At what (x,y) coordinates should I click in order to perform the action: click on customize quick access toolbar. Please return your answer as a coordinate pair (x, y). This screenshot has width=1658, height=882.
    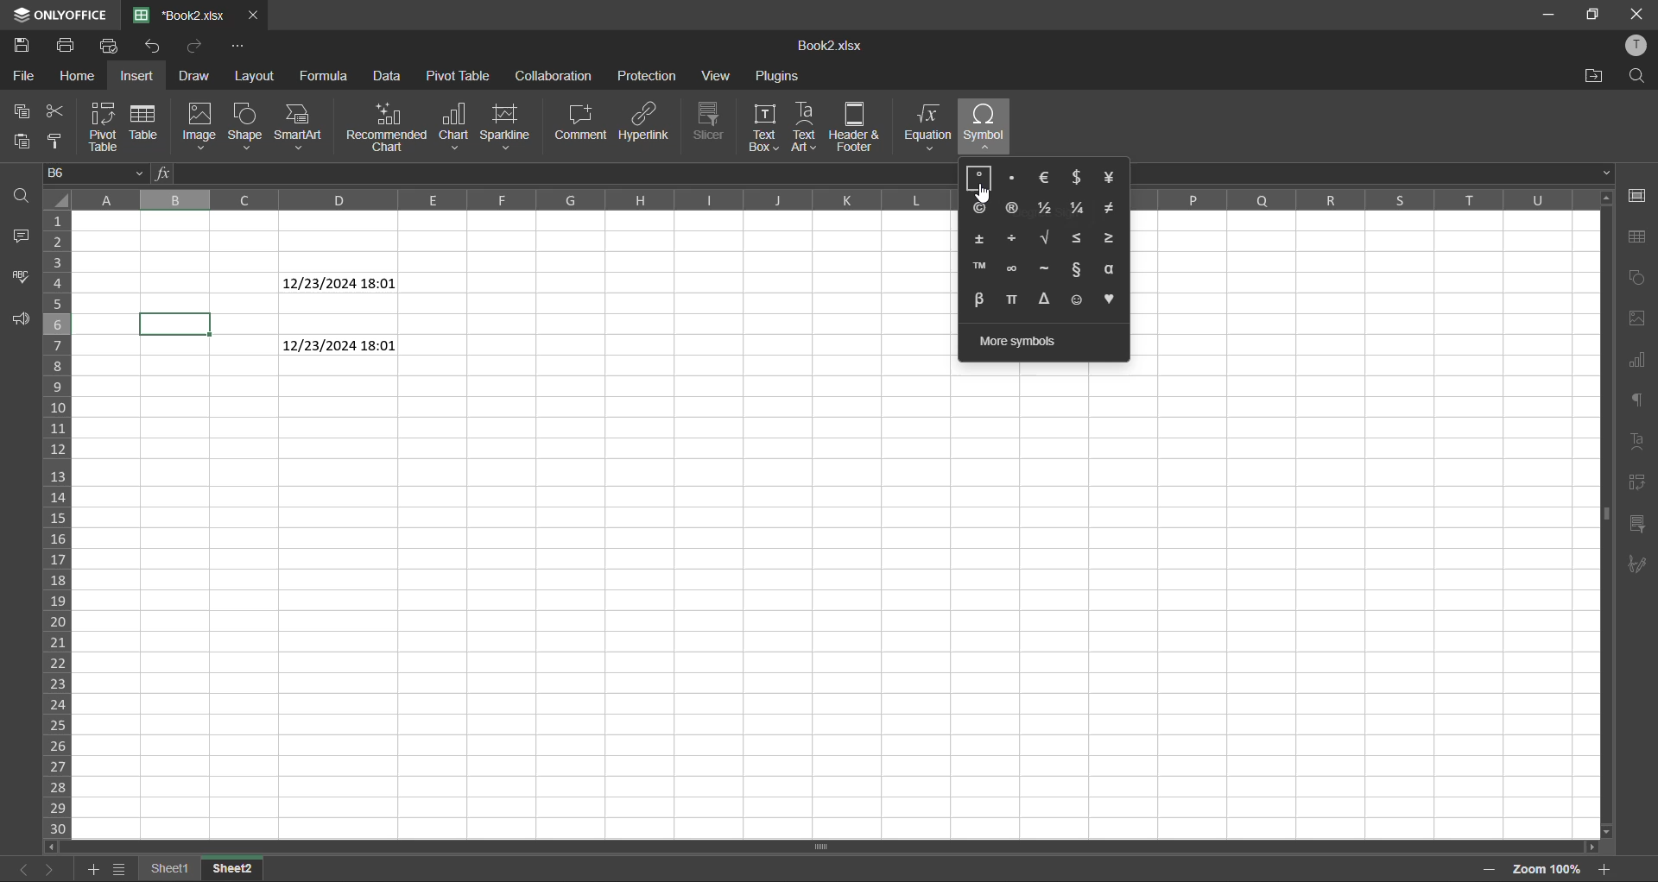
    Looking at the image, I should click on (238, 45).